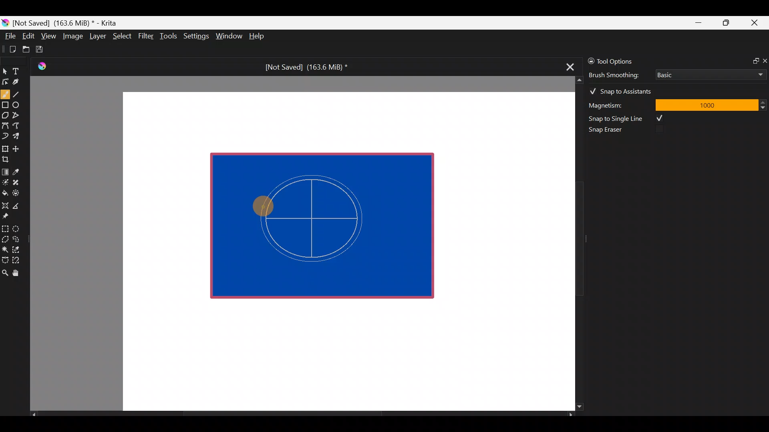 Image resolution: width=769 pixels, height=432 pixels. I want to click on File, so click(8, 38).